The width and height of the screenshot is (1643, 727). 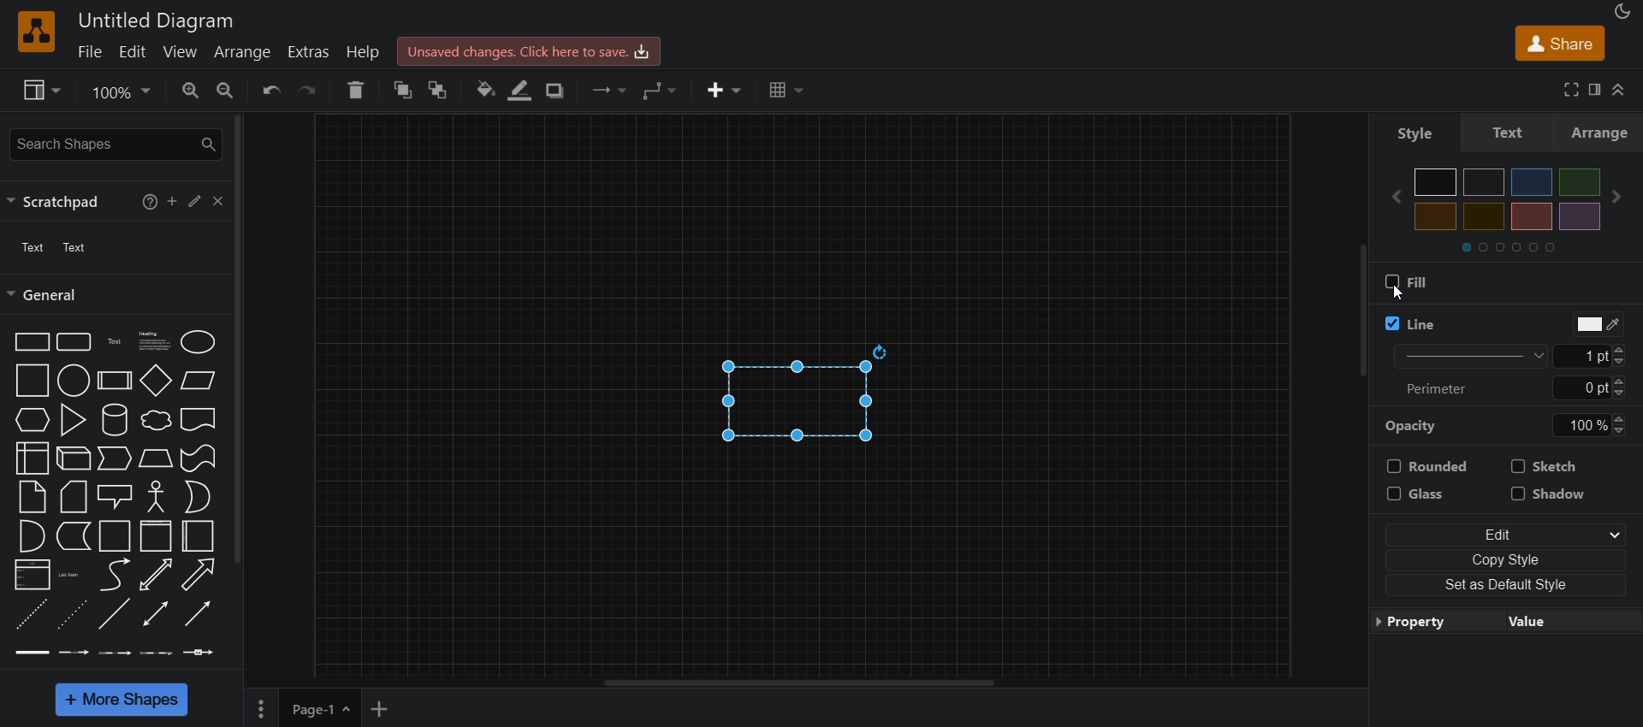 What do you see at coordinates (1510, 134) in the screenshot?
I see `style` at bounding box center [1510, 134].